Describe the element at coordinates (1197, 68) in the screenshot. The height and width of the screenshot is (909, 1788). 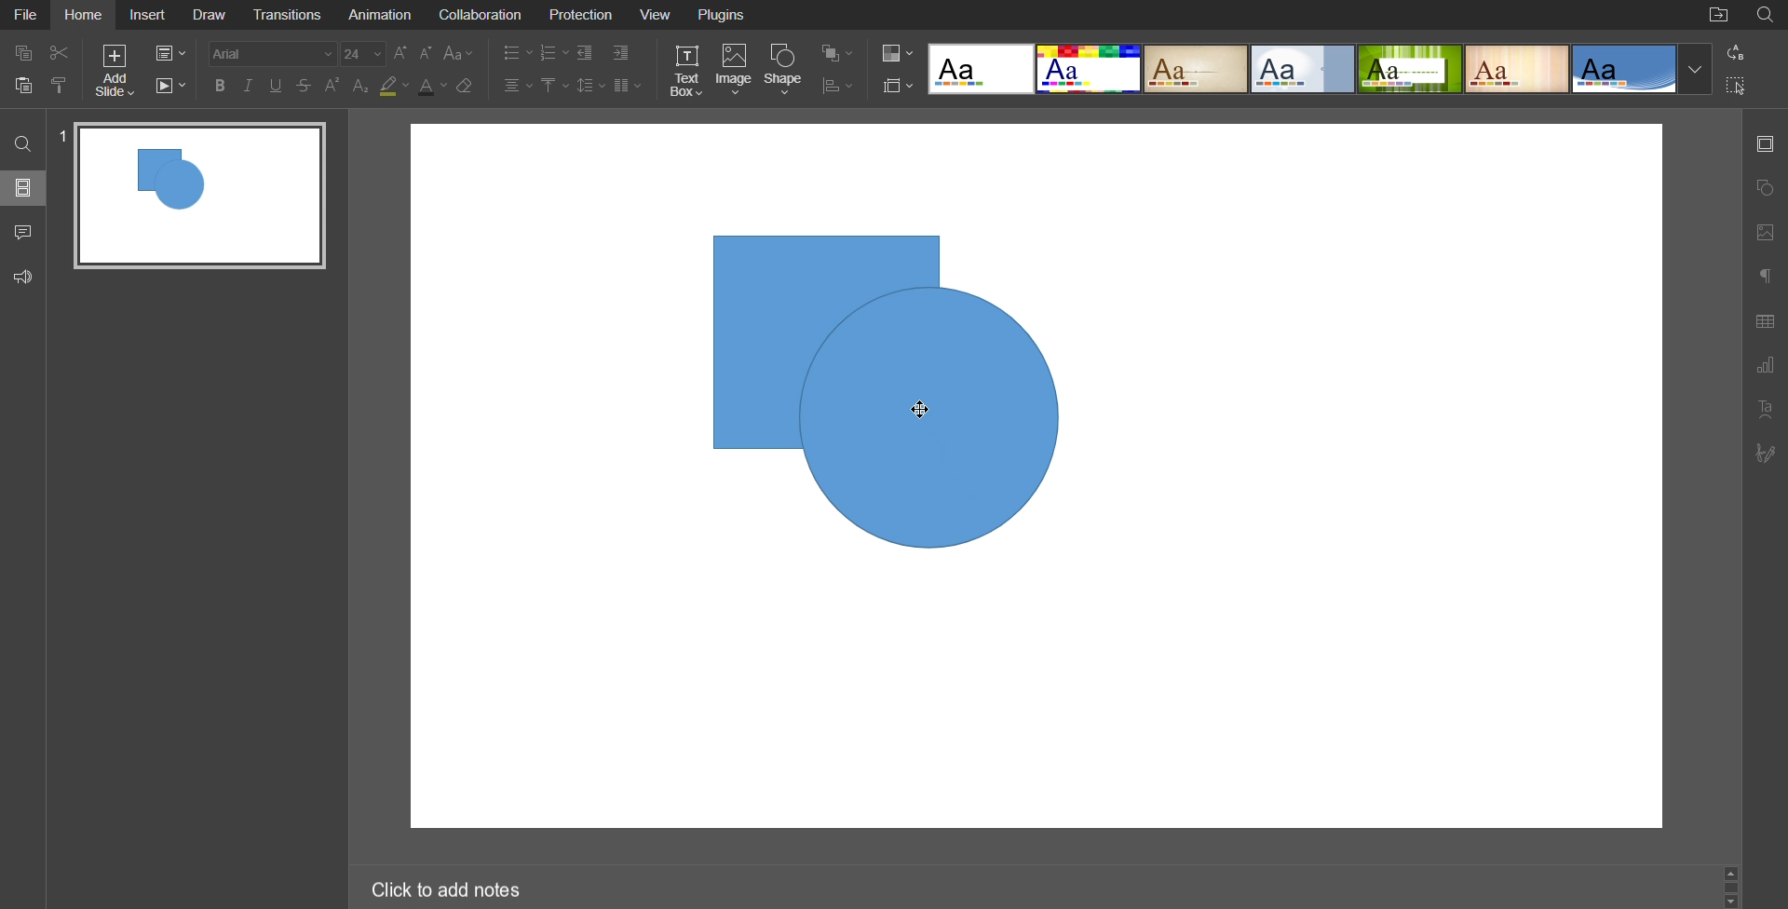
I see `Classic` at that location.